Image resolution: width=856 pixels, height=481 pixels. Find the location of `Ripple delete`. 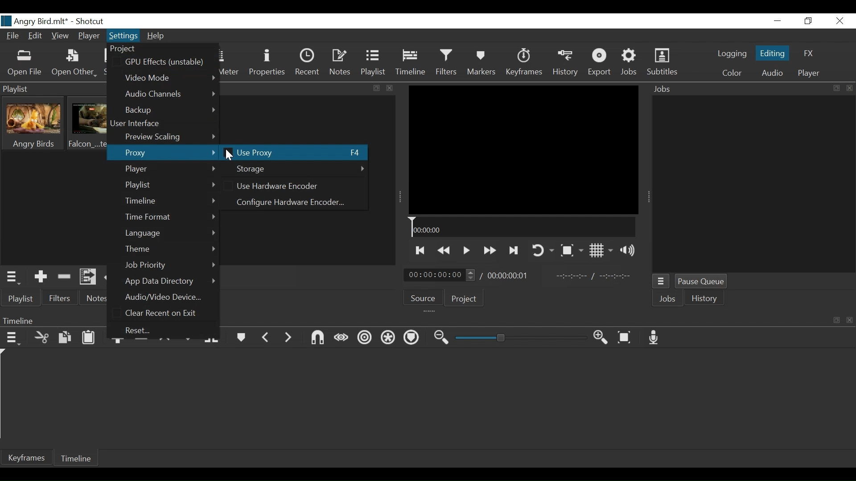

Ripple delete is located at coordinates (141, 343).